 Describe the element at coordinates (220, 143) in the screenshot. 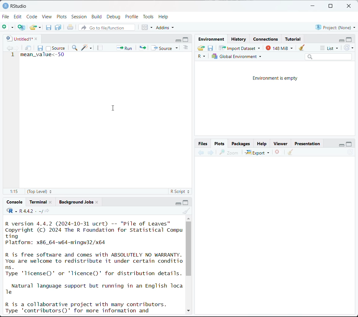

I see `Plots` at that location.